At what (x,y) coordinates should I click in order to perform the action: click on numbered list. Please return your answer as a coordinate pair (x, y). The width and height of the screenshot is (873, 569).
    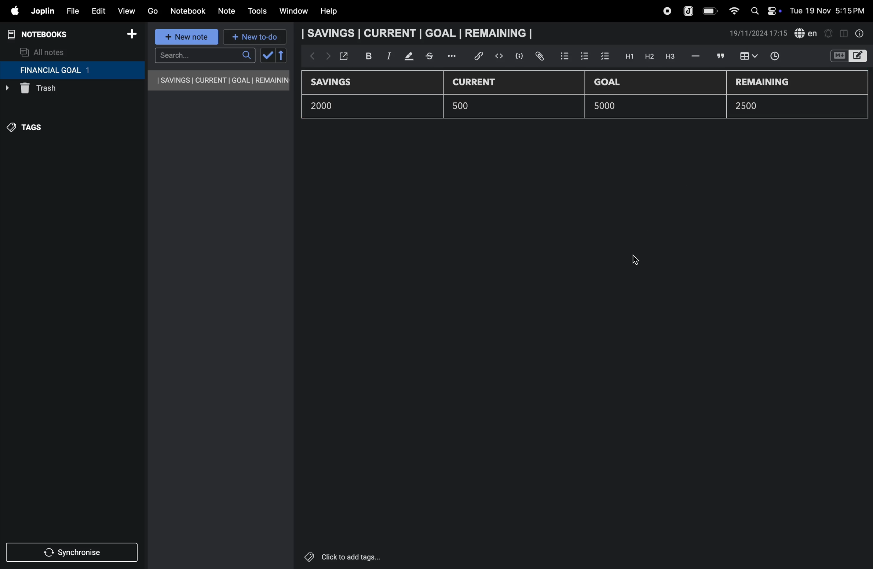
    Looking at the image, I should click on (584, 56).